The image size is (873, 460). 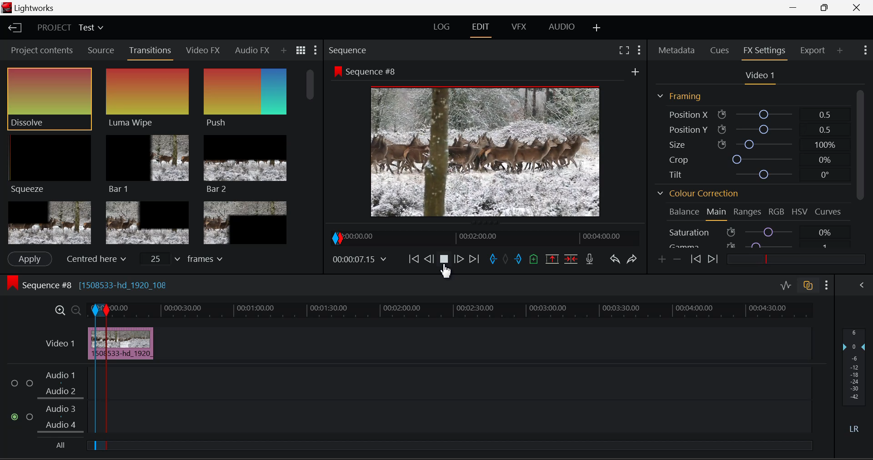 I want to click on Apply, so click(x=30, y=259).